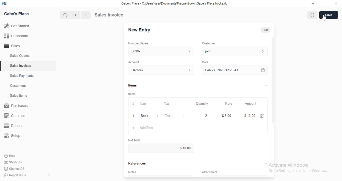  What do you see at coordinates (256, 115) in the screenshot?
I see `$10.00` at bounding box center [256, 115].